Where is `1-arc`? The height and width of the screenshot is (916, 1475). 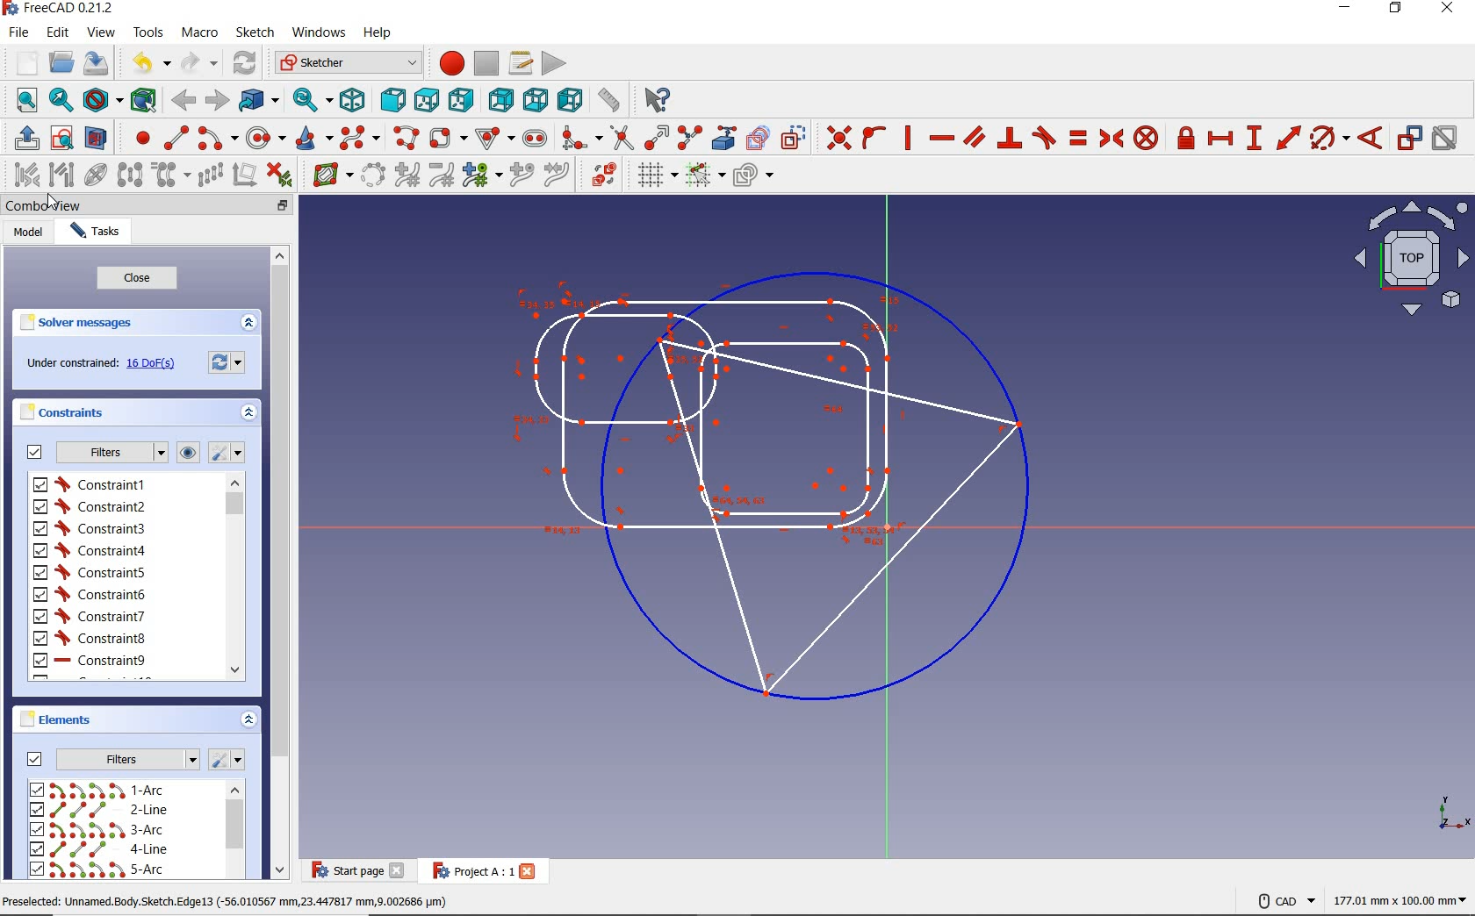
1-arc is located at coordinates (103, 790).